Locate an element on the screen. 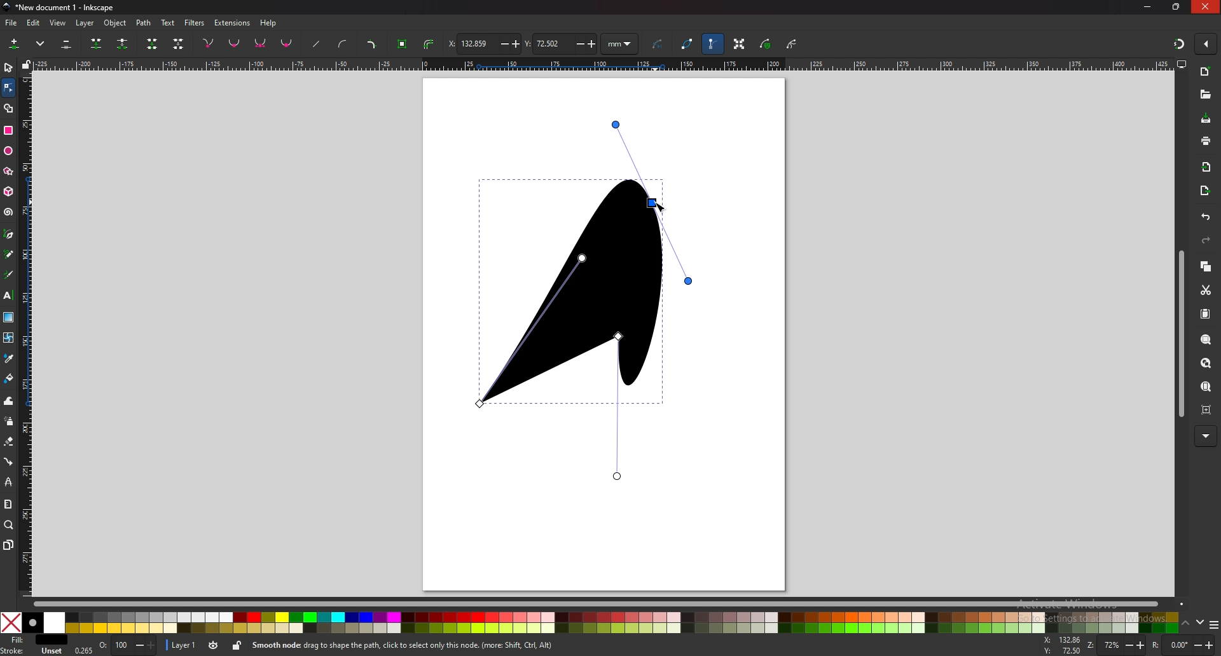 Image resolution: width=1221 pixels, height=656 pixels. pages is located at coordinates (8, 545).